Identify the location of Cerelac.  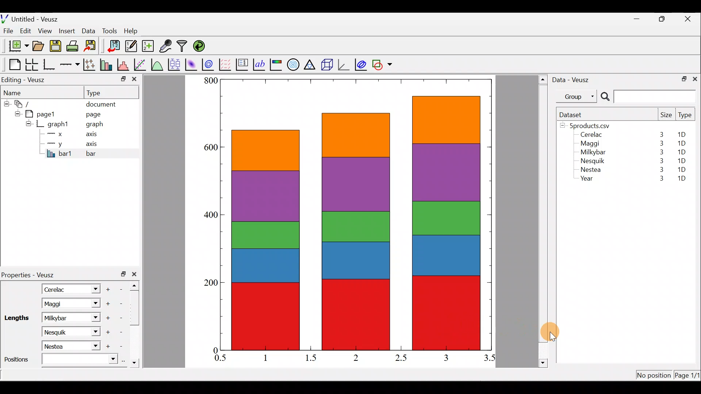
(590, 135).